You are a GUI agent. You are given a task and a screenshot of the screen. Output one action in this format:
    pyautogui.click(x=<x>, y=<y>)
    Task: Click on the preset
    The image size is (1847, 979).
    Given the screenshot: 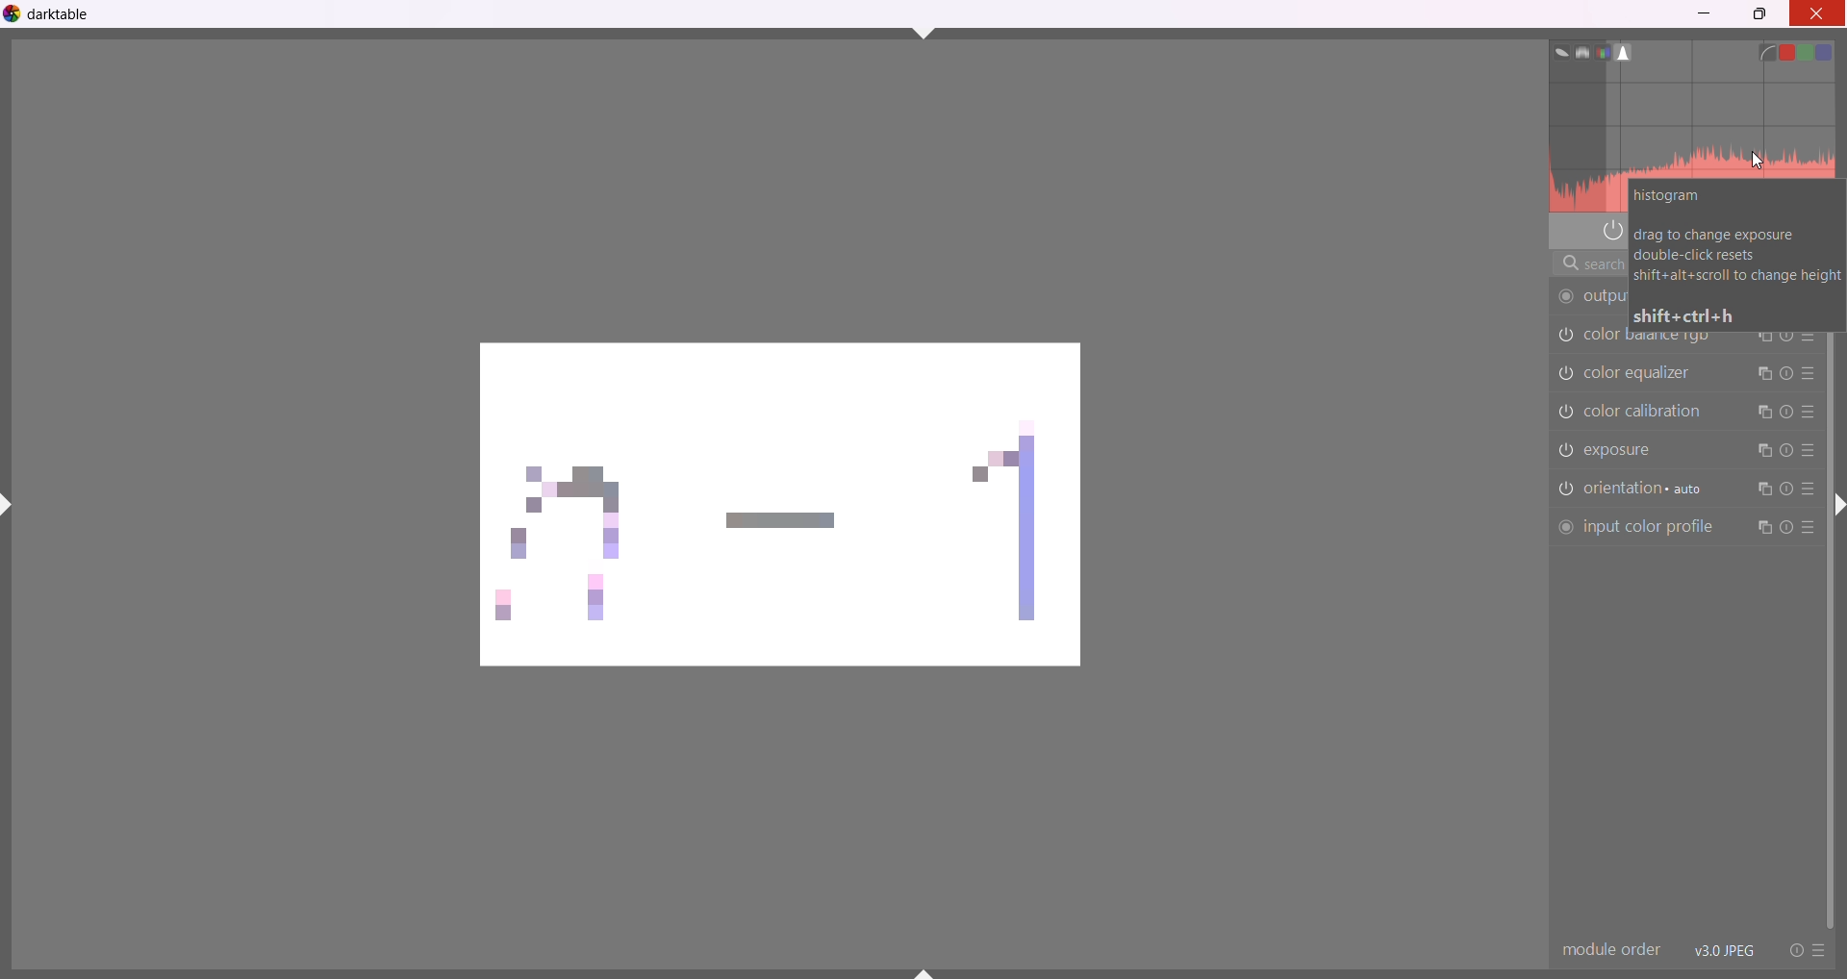 What is the action you would take?
    pyautogui.click(x=1819, y=951)
    